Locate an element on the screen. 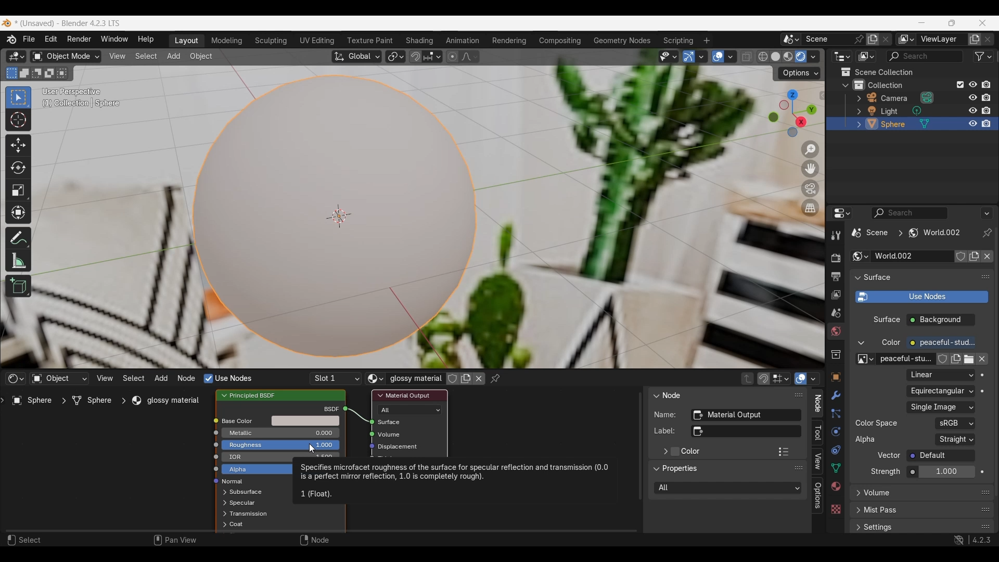 This screenshot has width=999, height=562. Editor type options is located at coordinates (842, 213).